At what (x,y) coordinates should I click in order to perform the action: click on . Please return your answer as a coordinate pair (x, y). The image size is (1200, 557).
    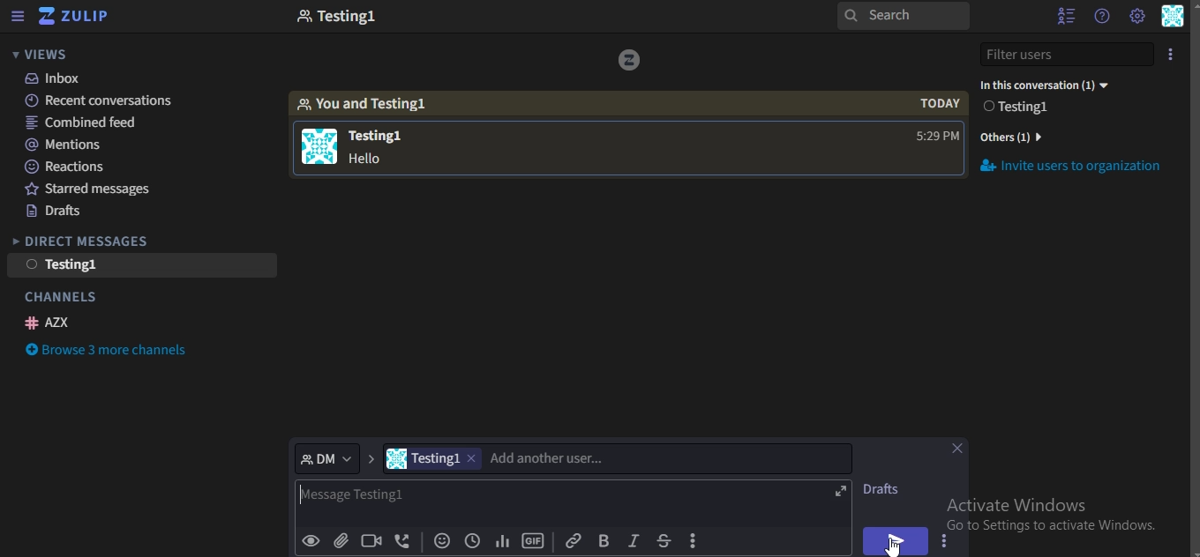
    Looking at the image, I should click on (948, 540).